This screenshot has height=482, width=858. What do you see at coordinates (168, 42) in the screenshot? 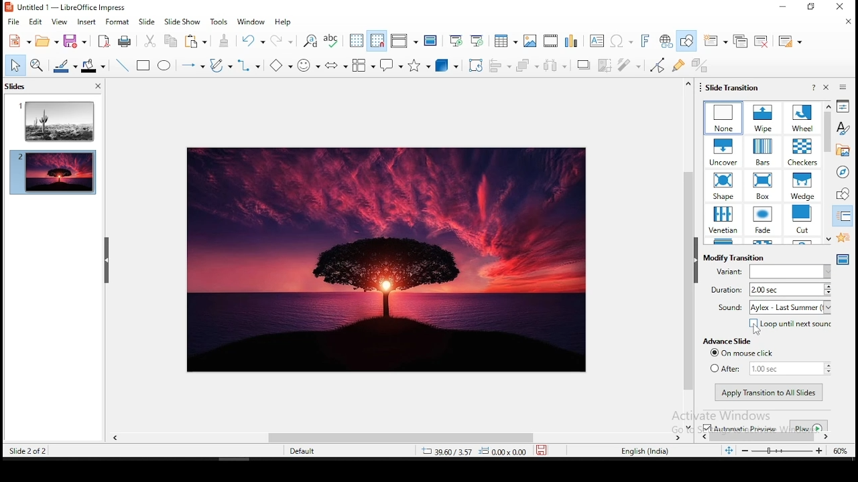
I see `copy` at bounding box center [168, 42].